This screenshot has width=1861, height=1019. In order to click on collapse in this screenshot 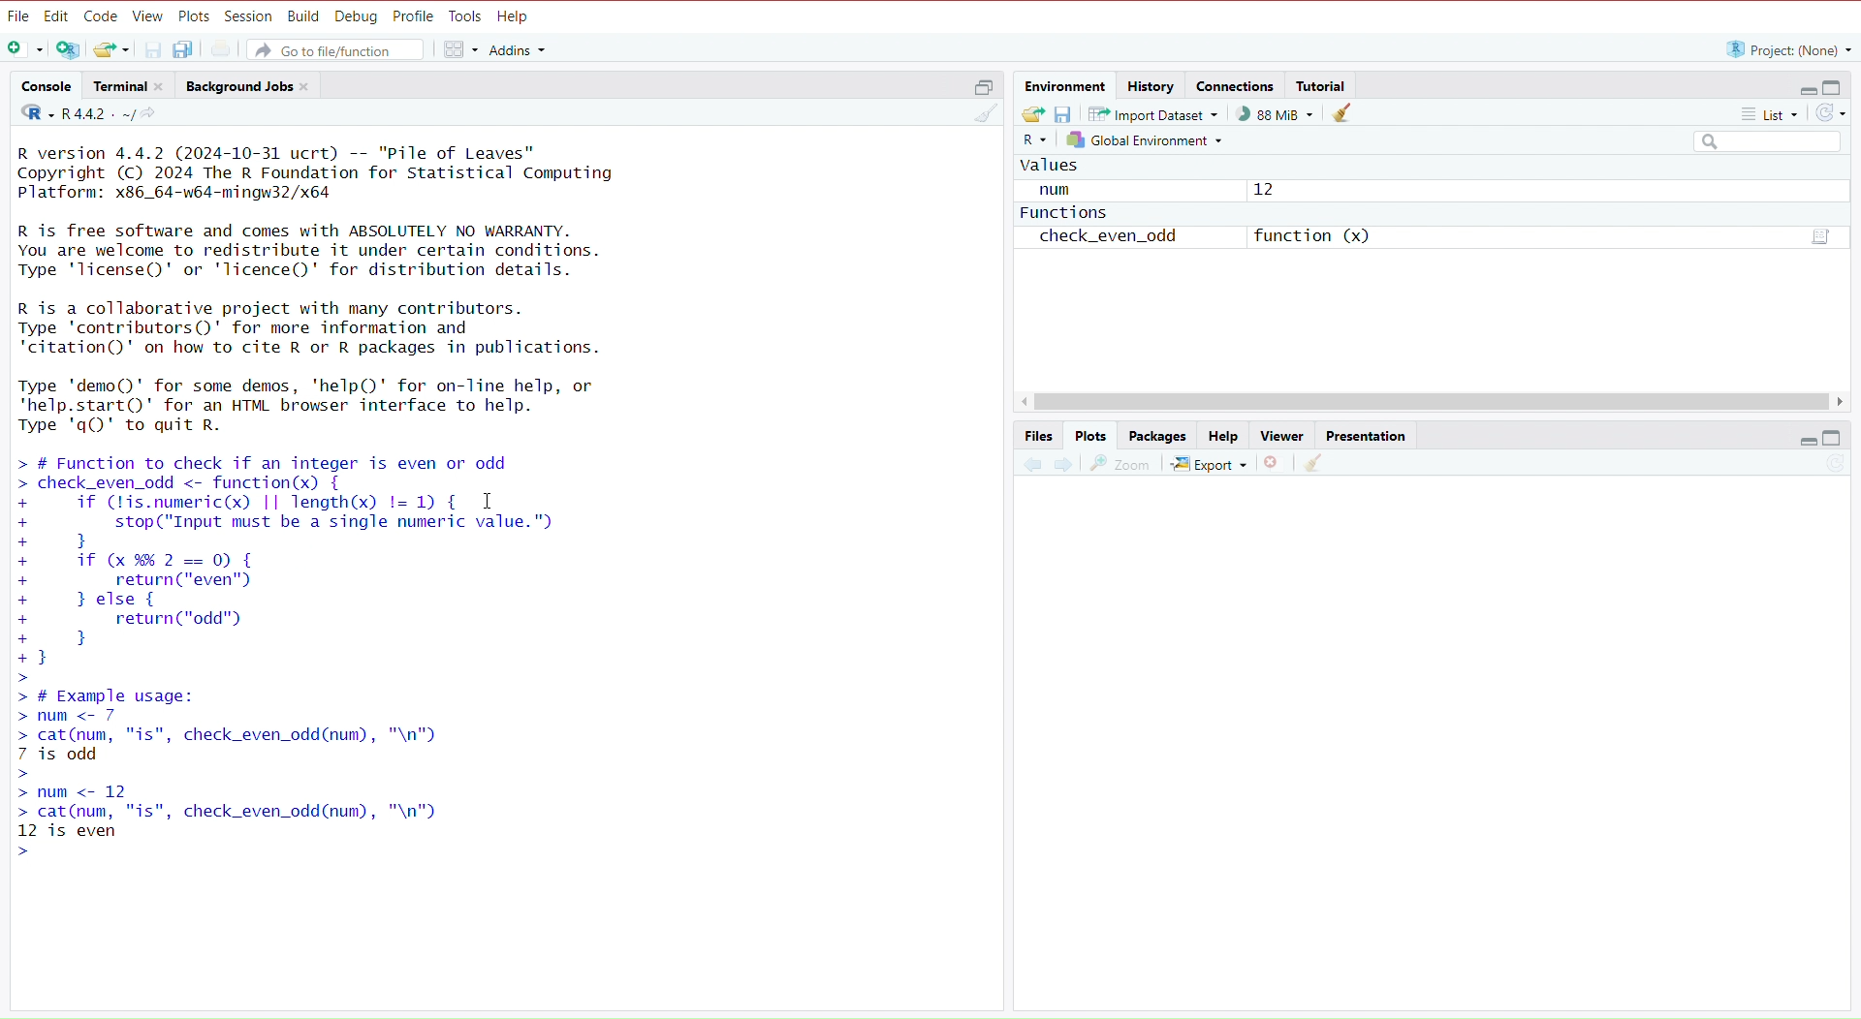, I will do `click(1835, 438)`.